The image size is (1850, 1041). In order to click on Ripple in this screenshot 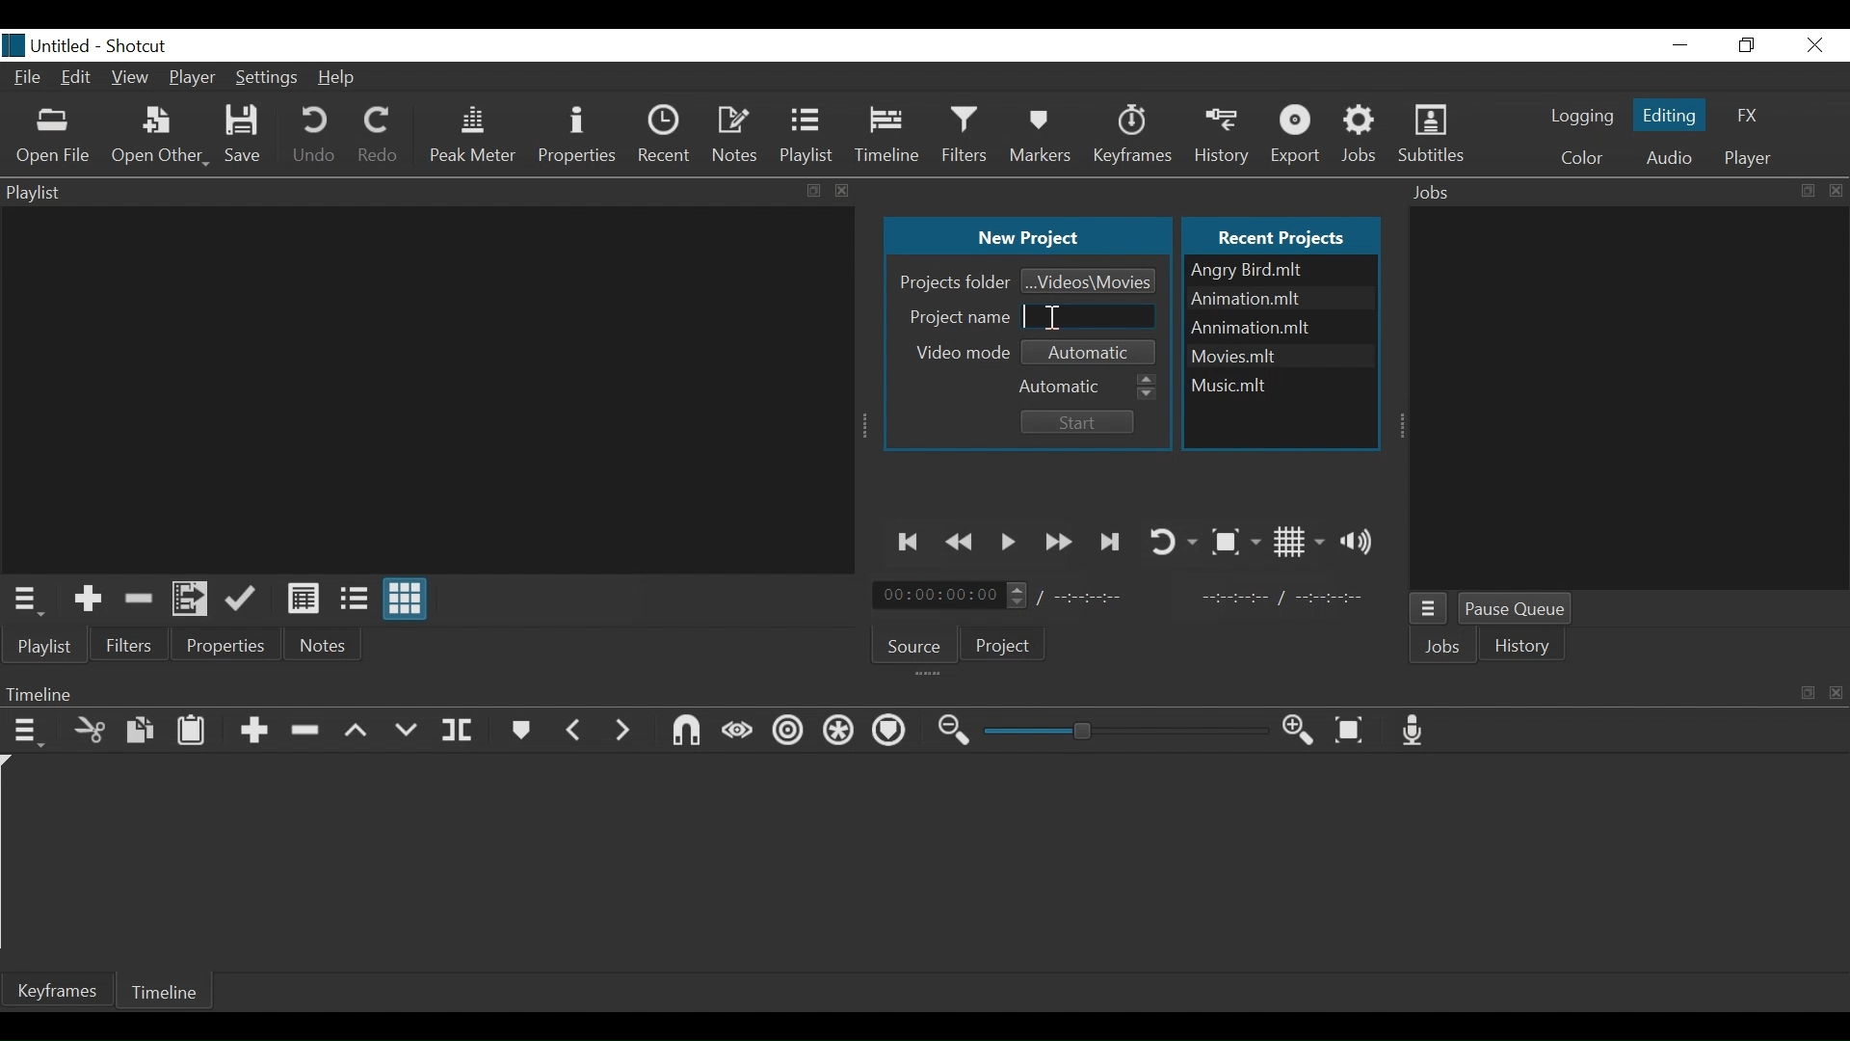, I will do `click(788, 734)`.